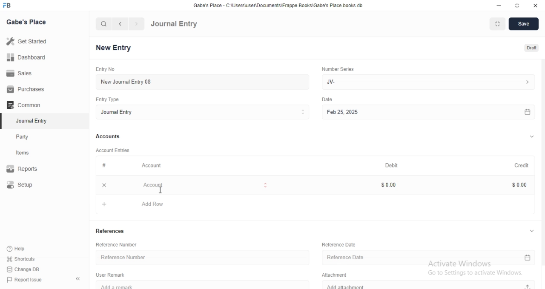 This screenshot has width=545, height=289. Describe the element at coordinates (26, 59) in the screenshot. I see `Dashboard` at that location.